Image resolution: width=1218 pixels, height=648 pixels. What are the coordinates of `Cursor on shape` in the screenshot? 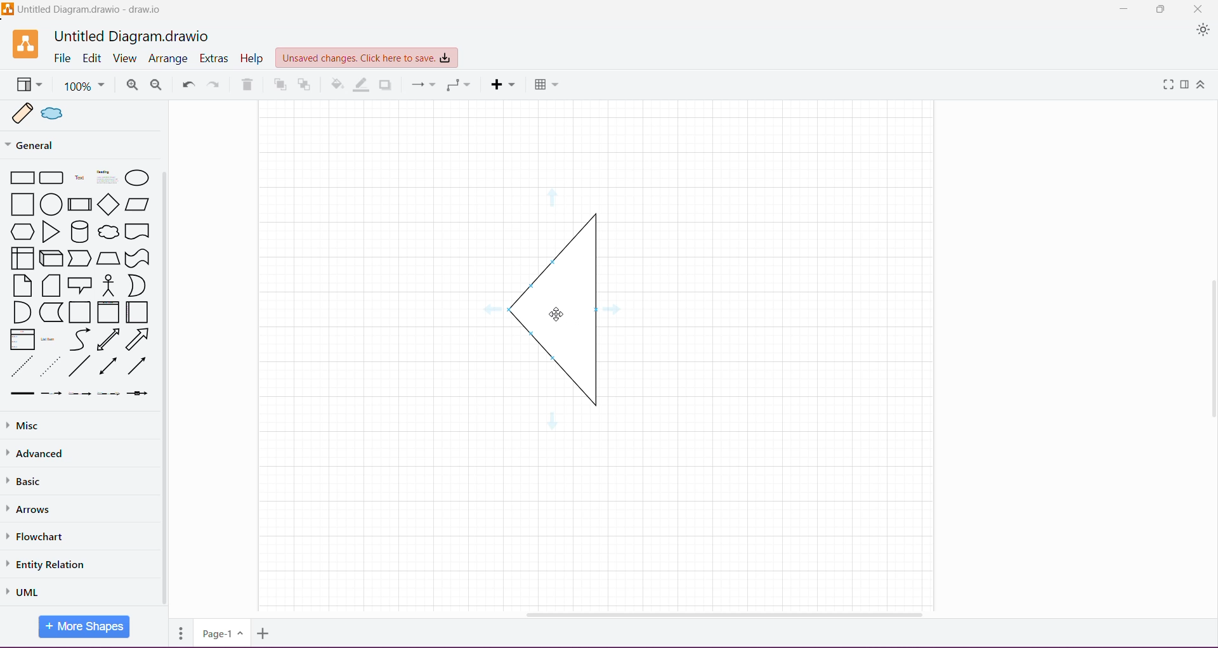 It's located at (557, 313).